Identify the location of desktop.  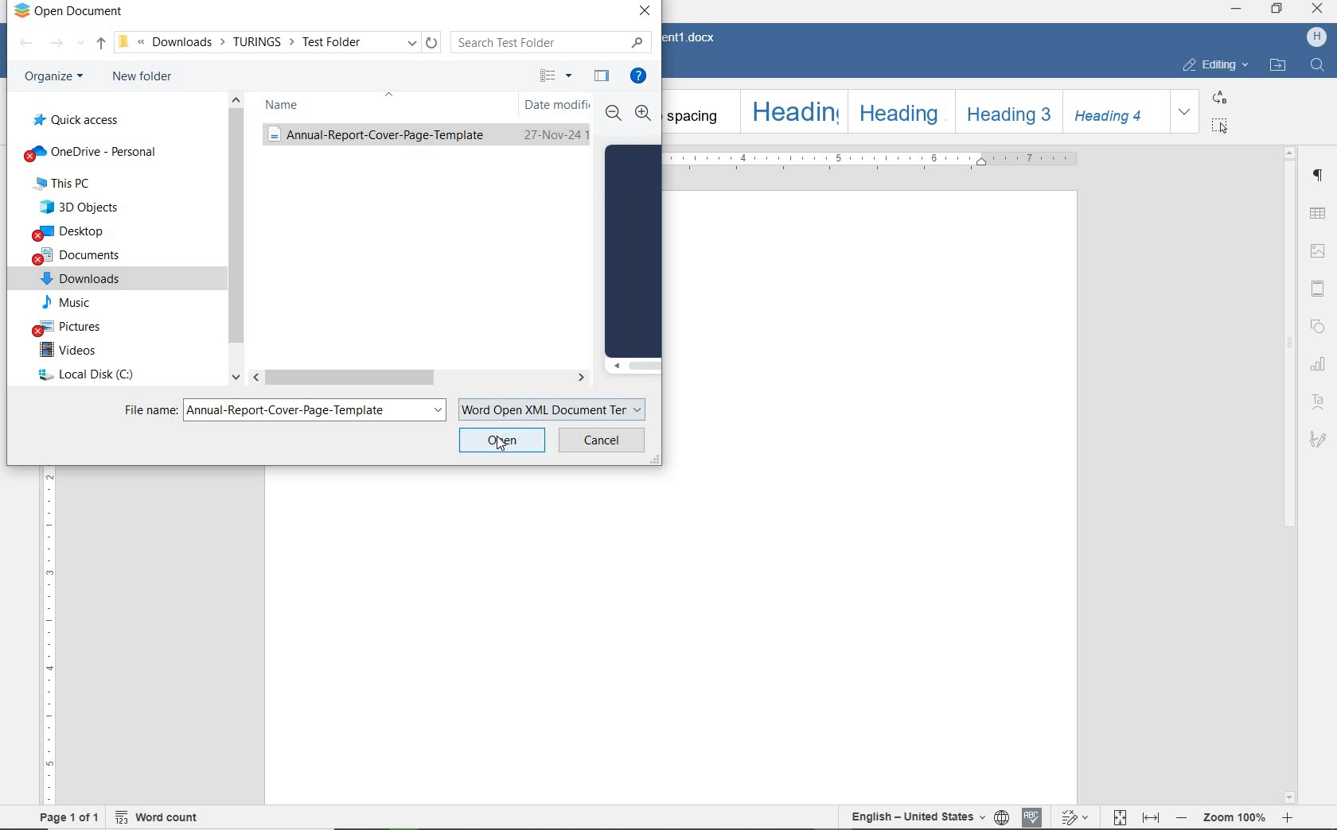
(74, 232).